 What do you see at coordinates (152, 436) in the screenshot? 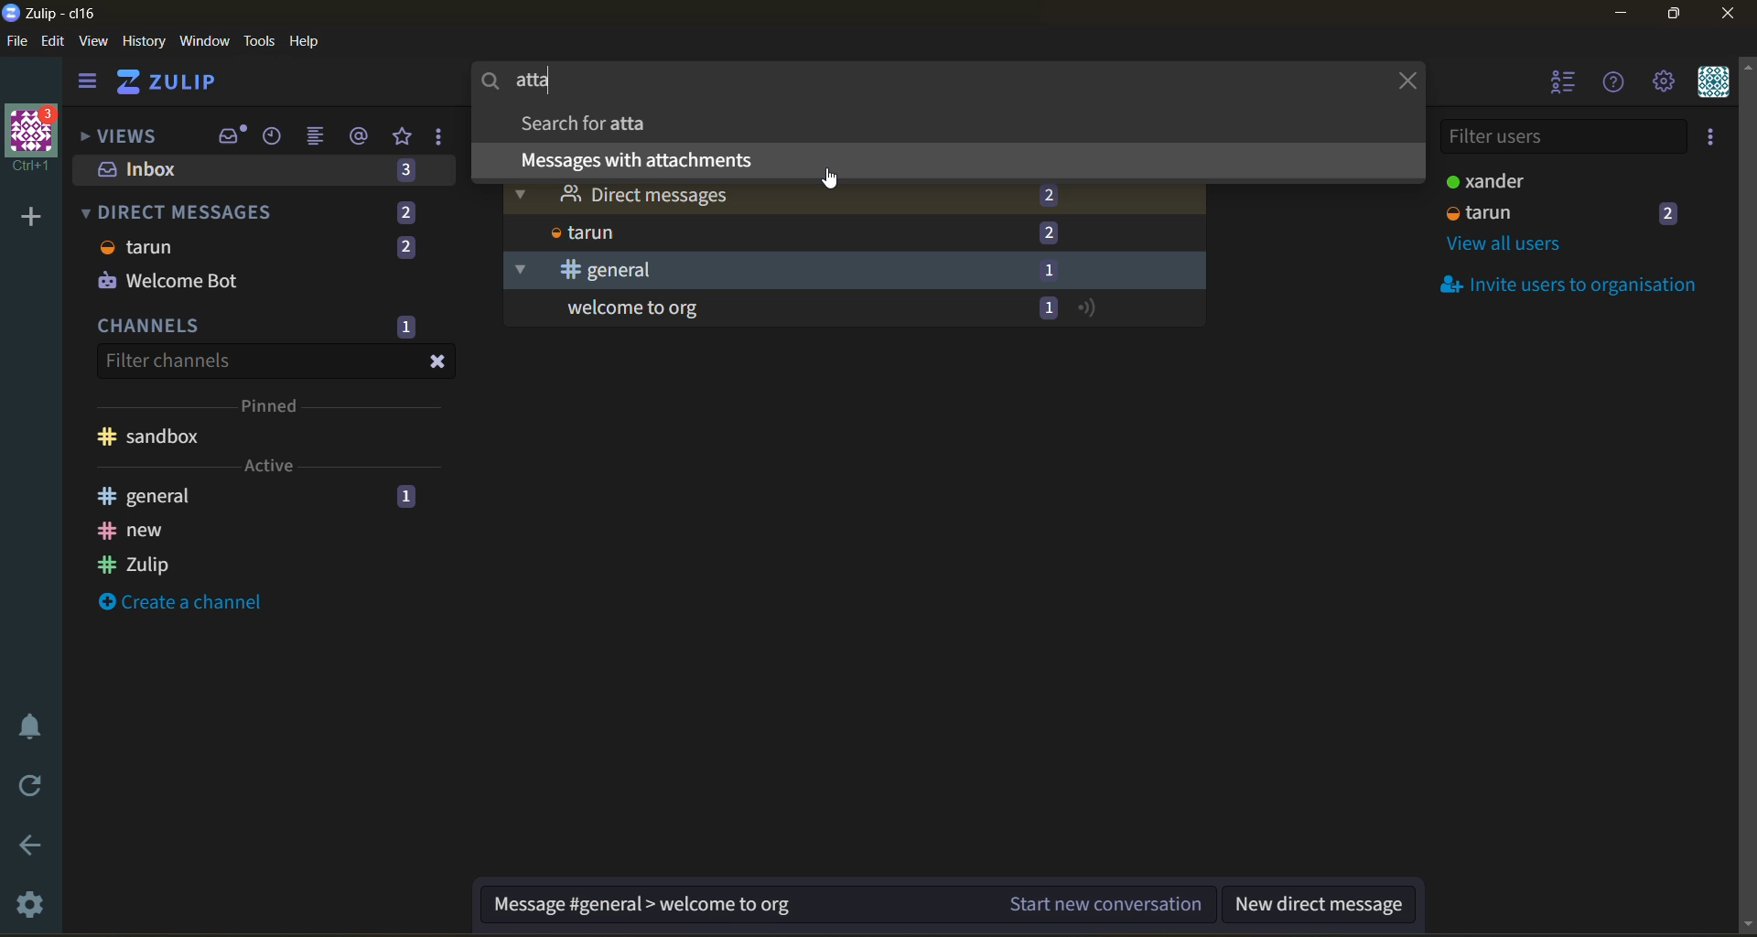
I see `# sandbox` at bounding box center [152, 436].